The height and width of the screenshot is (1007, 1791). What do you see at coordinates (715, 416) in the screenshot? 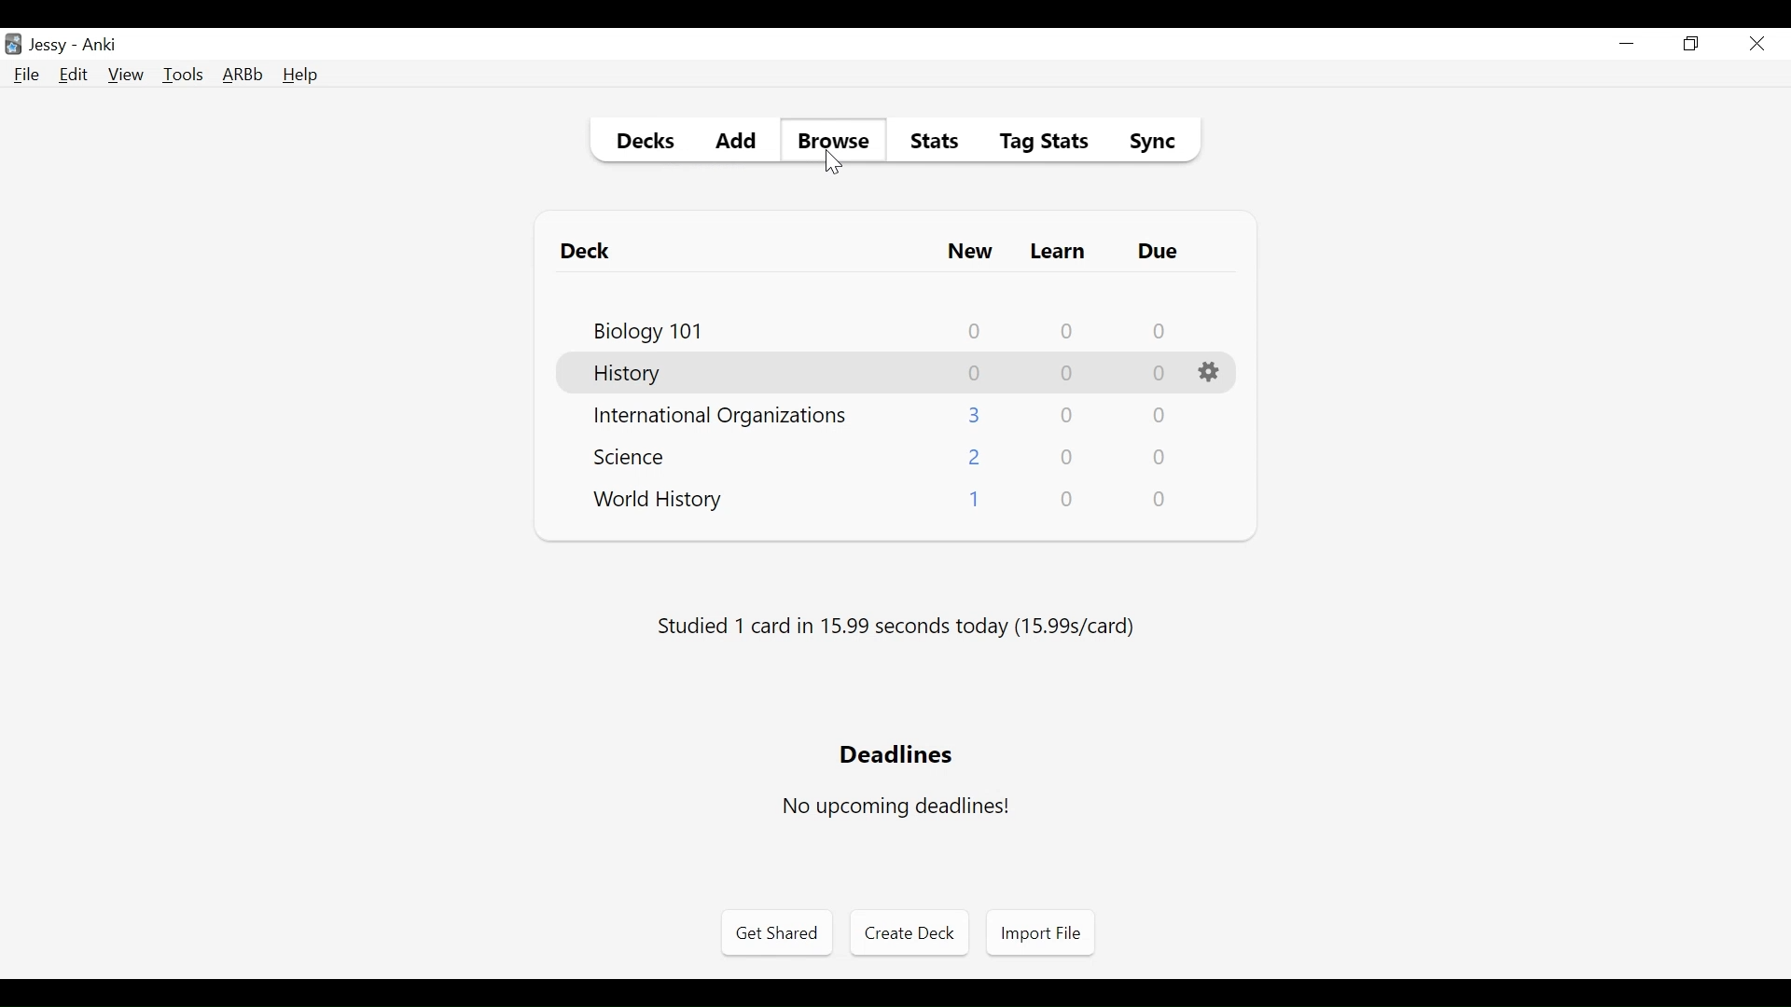
I see `Deck Name` at bounding box center [715, 416].